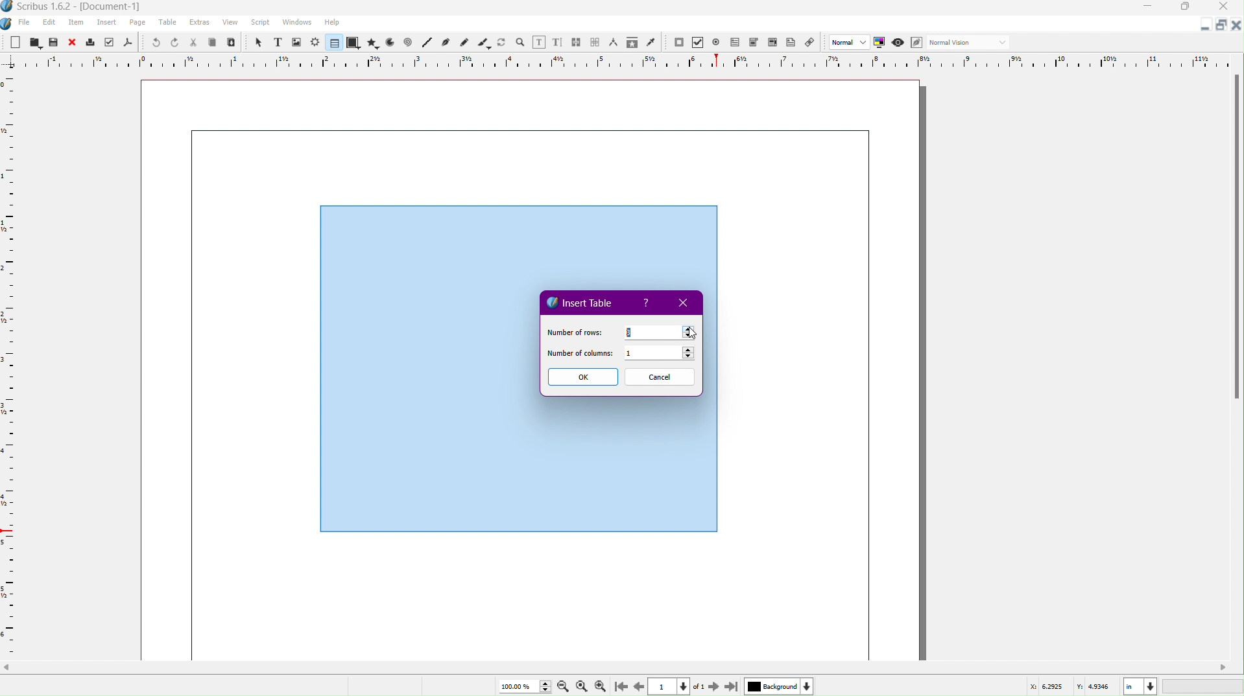  I want to click on Maximize, so click(1220, 25).